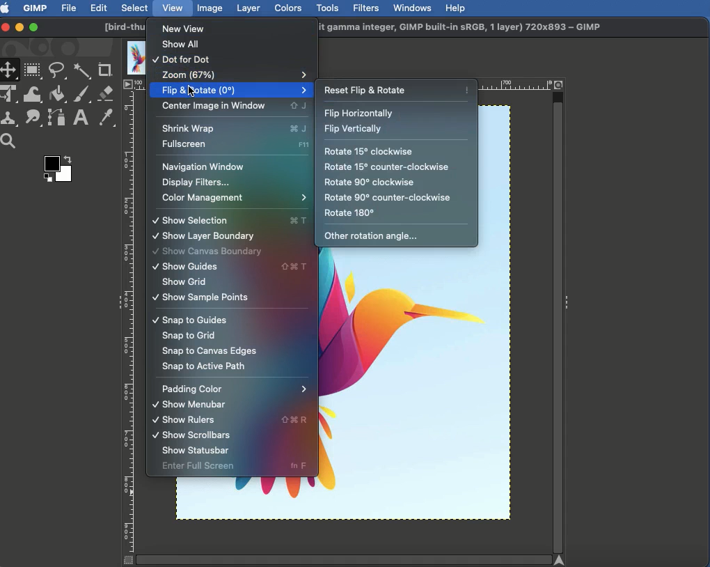 The width and height of the screenshot is (710, 567). What do you see at coordinates (424, 389) in the screenshot?
I see `Image` at bounding box center [424, 389].